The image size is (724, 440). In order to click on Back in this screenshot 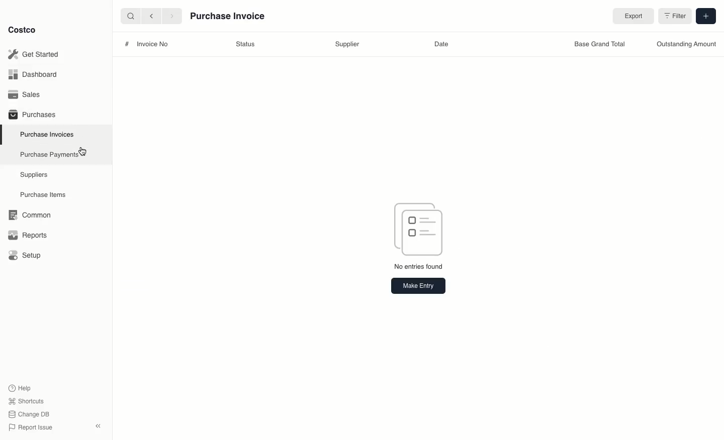, I will do `click(151, 16)`.